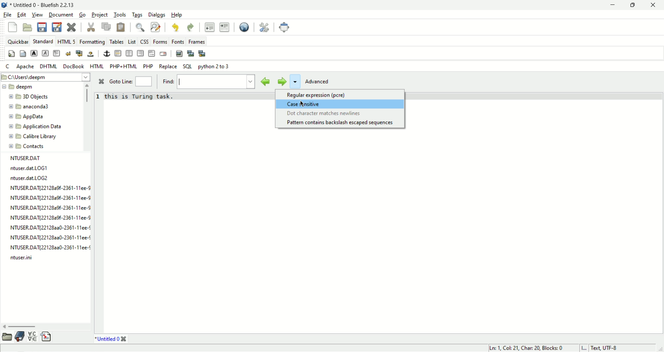 Image resolution: width=664 pixels, height=352 pixels. Describe the element at coordinates (252, 81) in the screenshot. I see `find history` at that location.